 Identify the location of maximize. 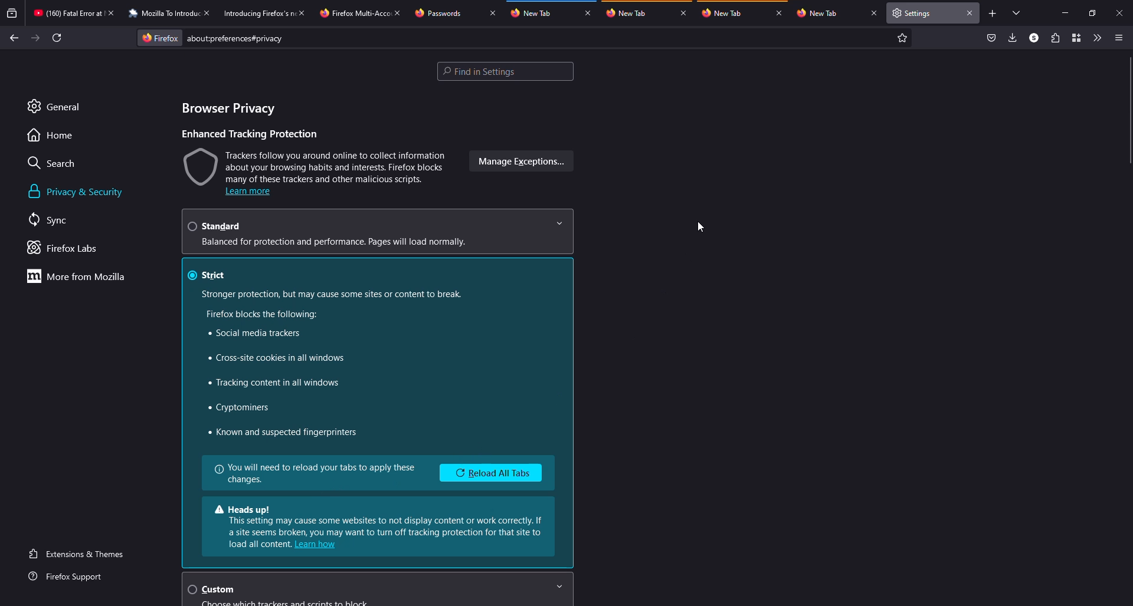
(1093, 13).